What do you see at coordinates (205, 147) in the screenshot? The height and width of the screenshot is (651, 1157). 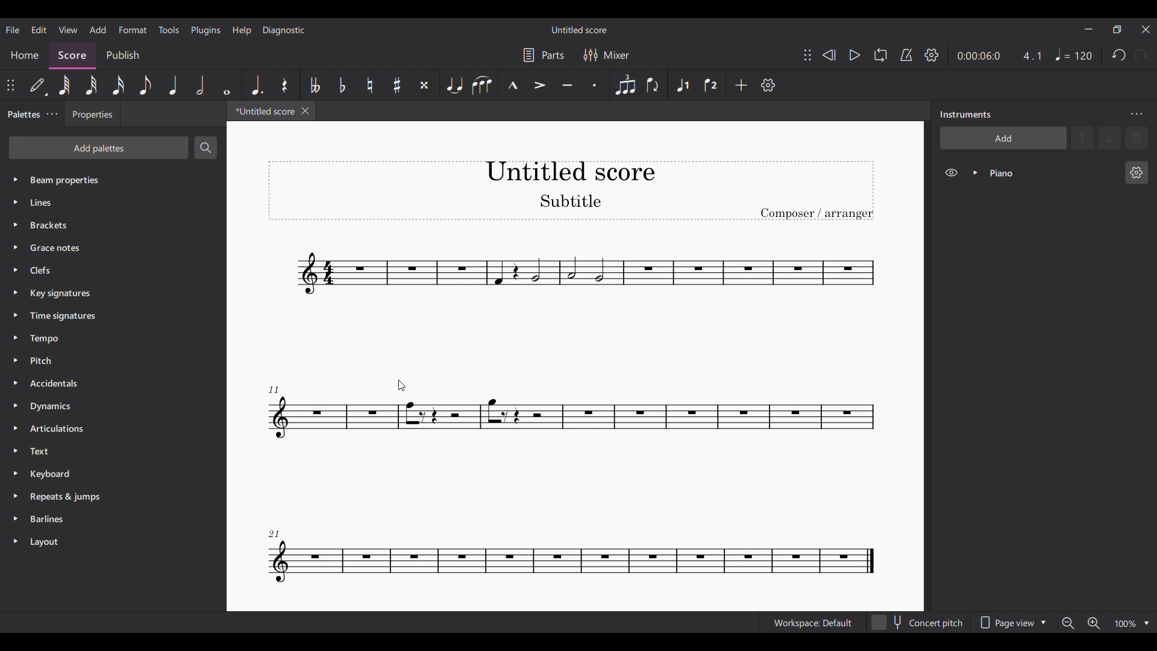 I see `Search palette` at bounding box center [205, 147].